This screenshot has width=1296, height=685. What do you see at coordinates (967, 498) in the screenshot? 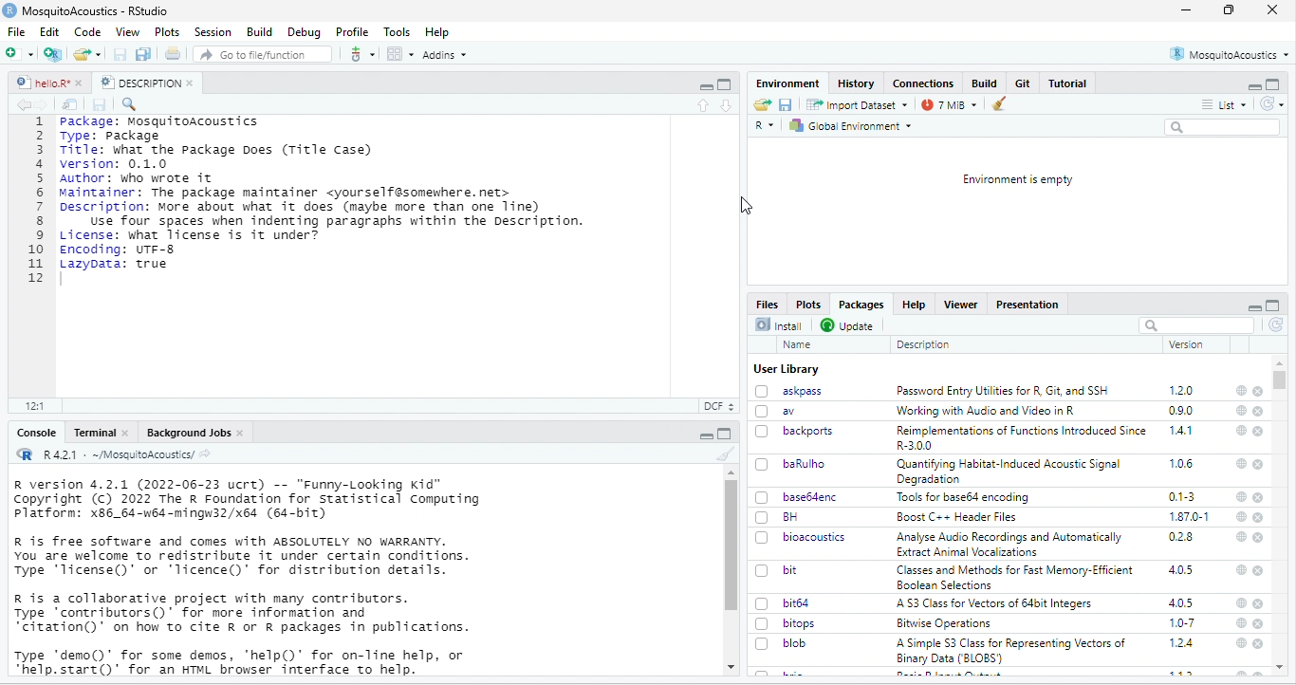
I see `Tools for base64 encoding` at bounding box center [967, 498].